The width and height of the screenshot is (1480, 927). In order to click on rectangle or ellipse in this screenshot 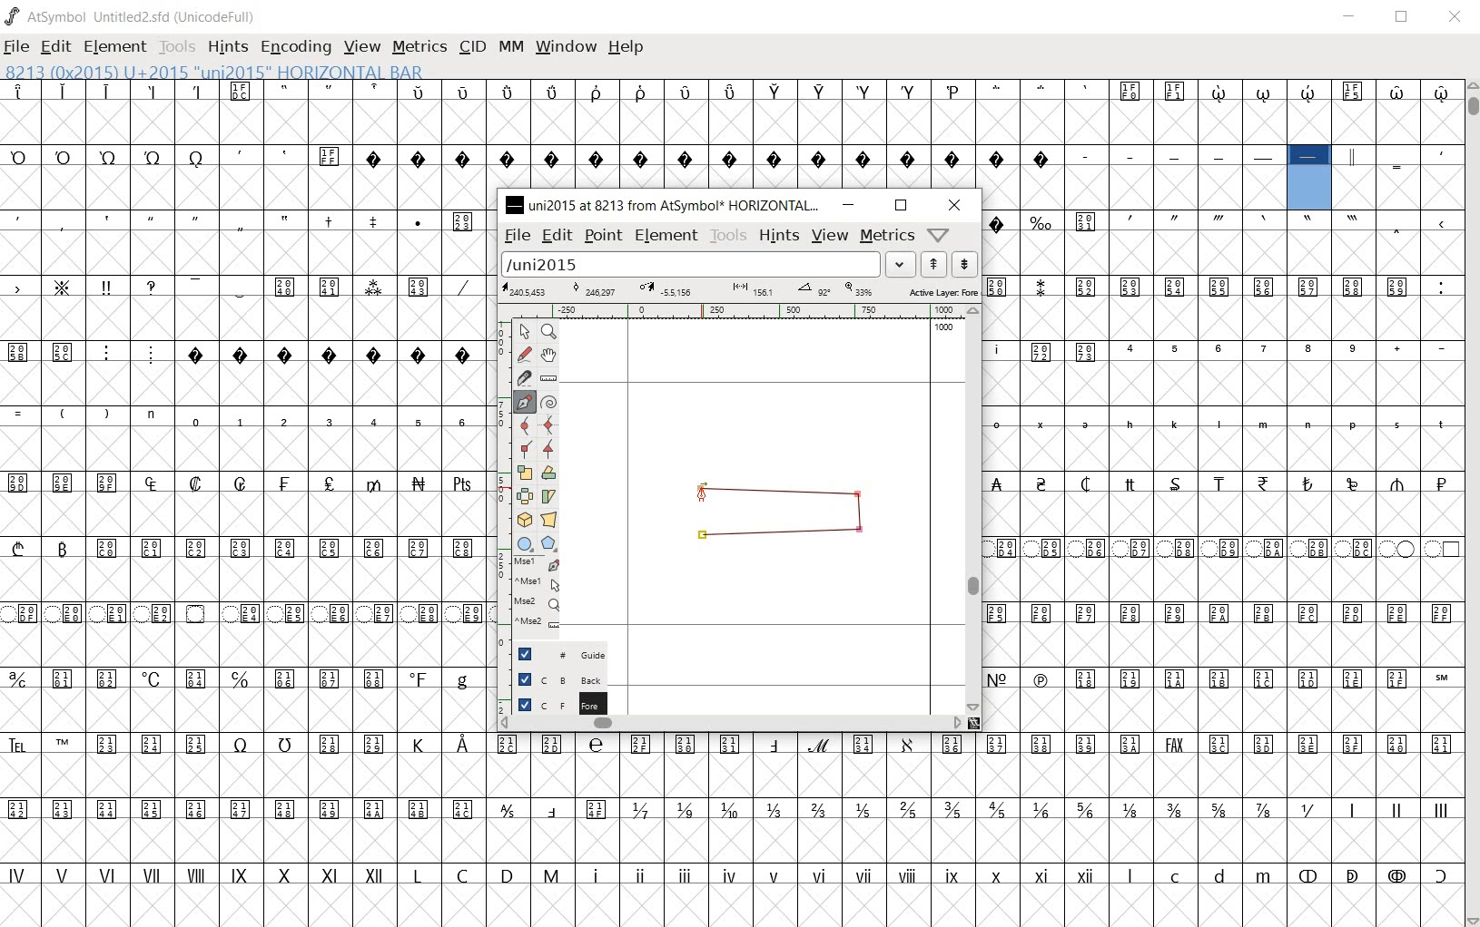, I will do `click(523, 543)`.